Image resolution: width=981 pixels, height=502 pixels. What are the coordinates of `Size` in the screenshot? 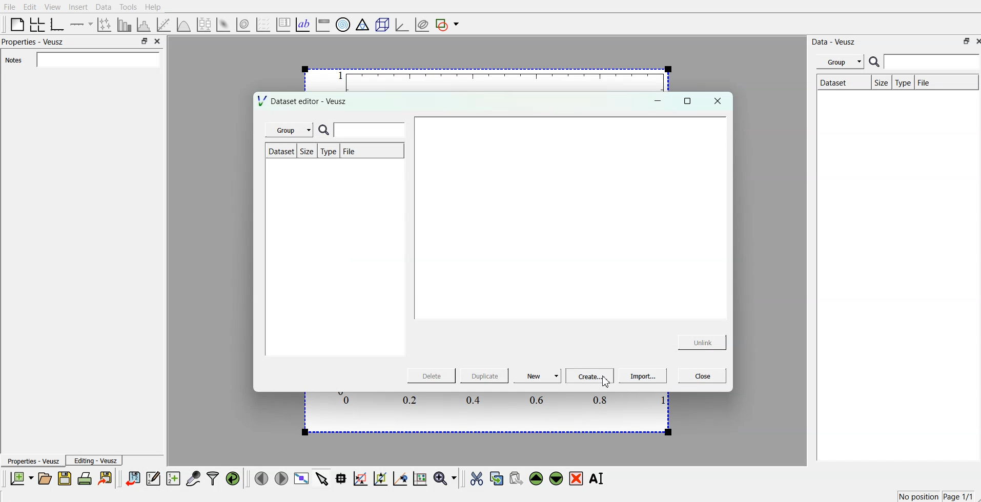 It's located at (306, 151).